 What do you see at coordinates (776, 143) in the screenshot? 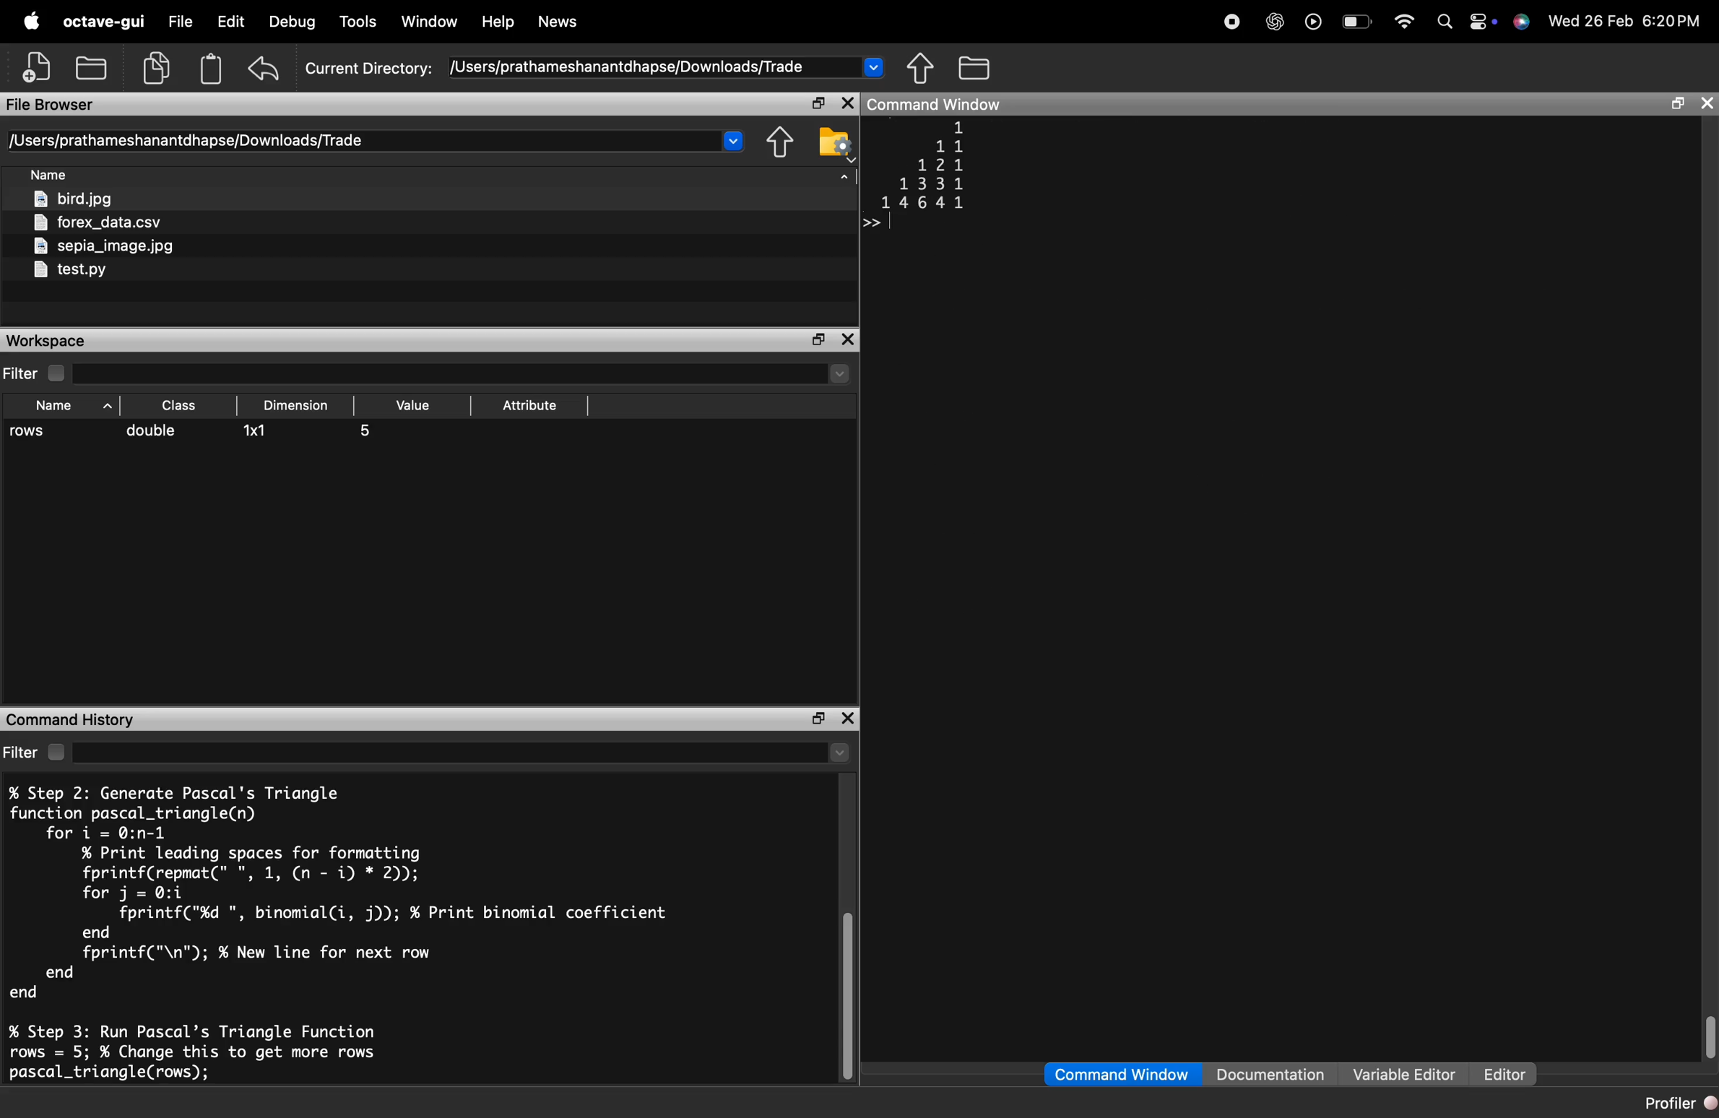
I see `Go back` at bounding box center [776, 143].